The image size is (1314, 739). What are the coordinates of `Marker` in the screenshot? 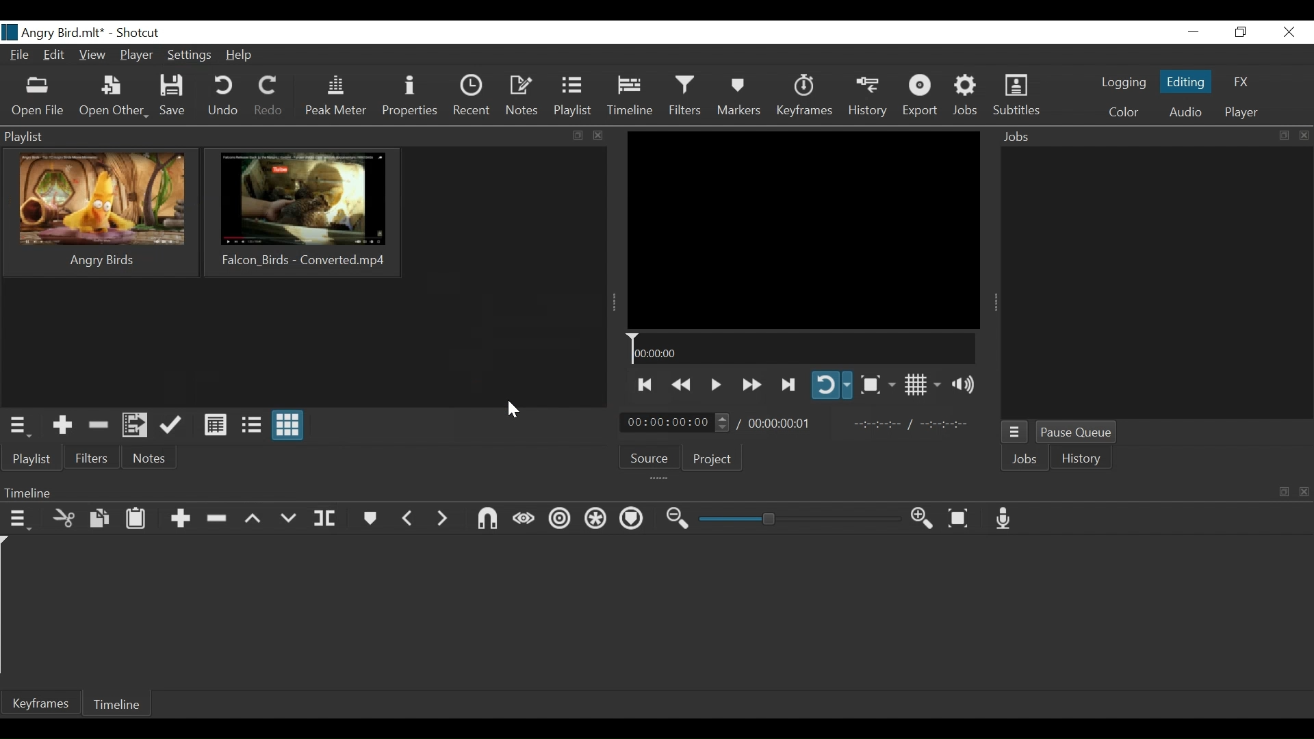 It's located at (369, 521).